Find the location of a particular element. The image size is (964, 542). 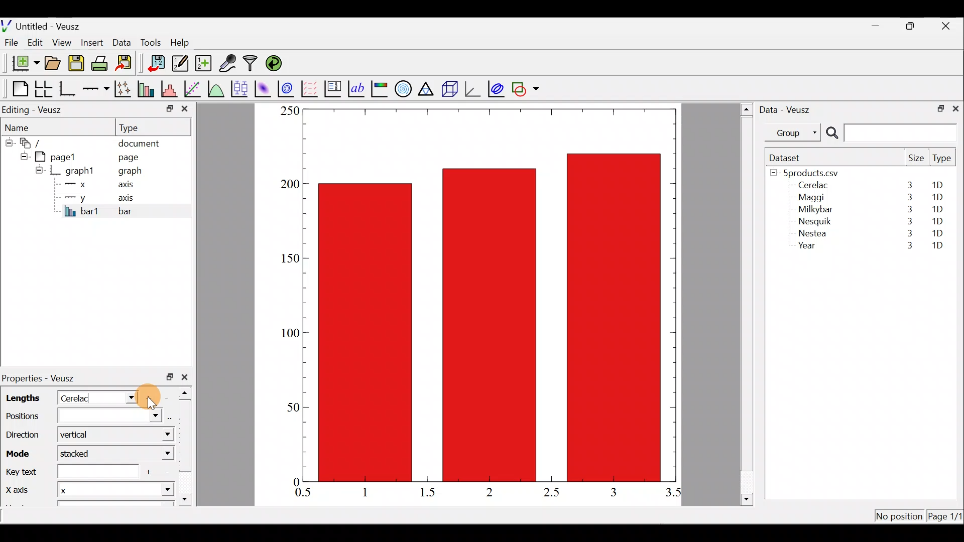

close is located at coordinates (947, 26).